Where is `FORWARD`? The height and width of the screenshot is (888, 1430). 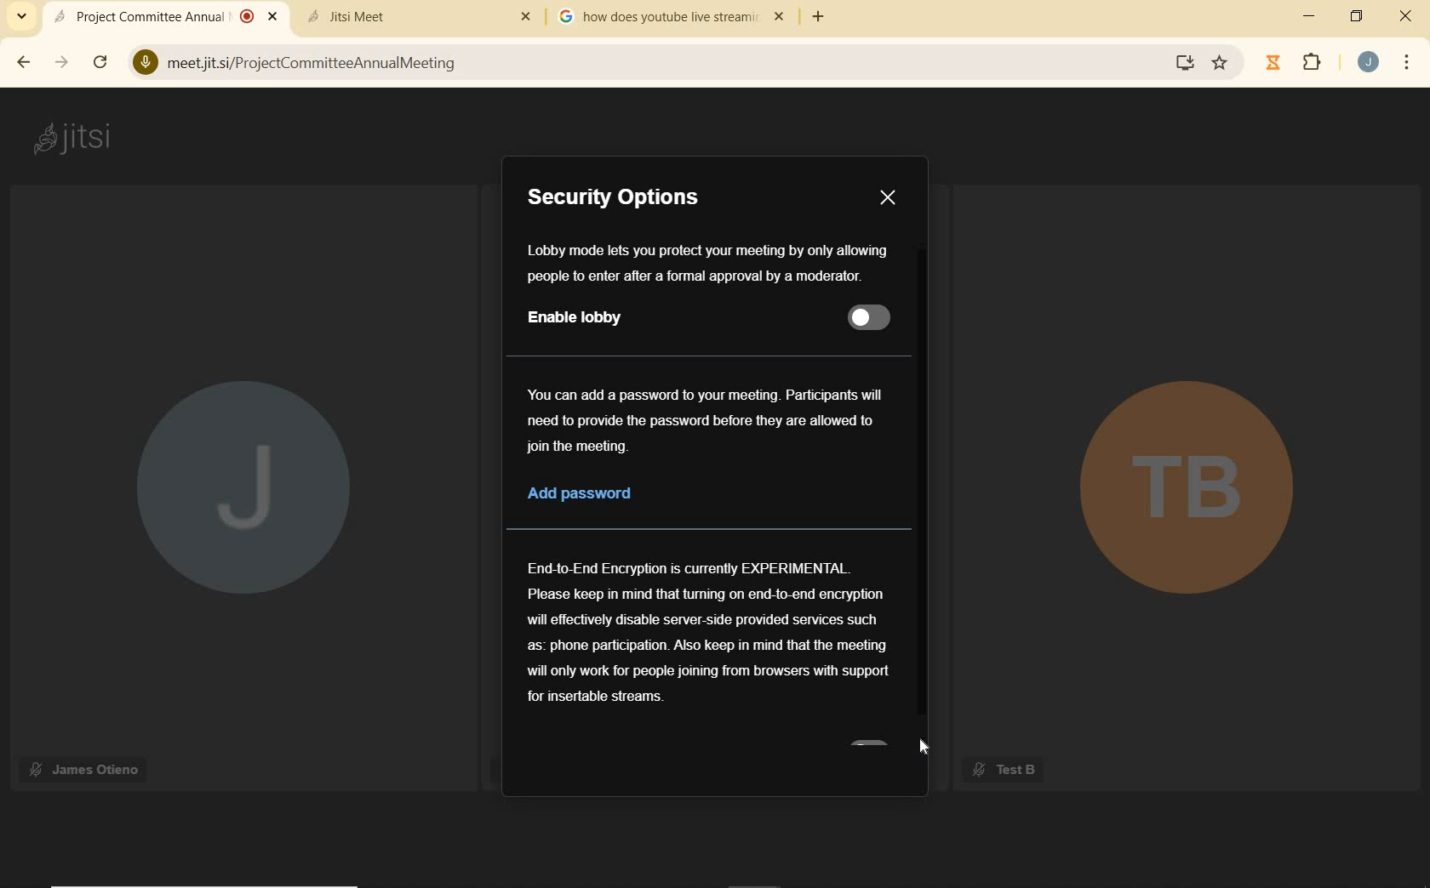
FORWARD is located at coordinates (58, 64).